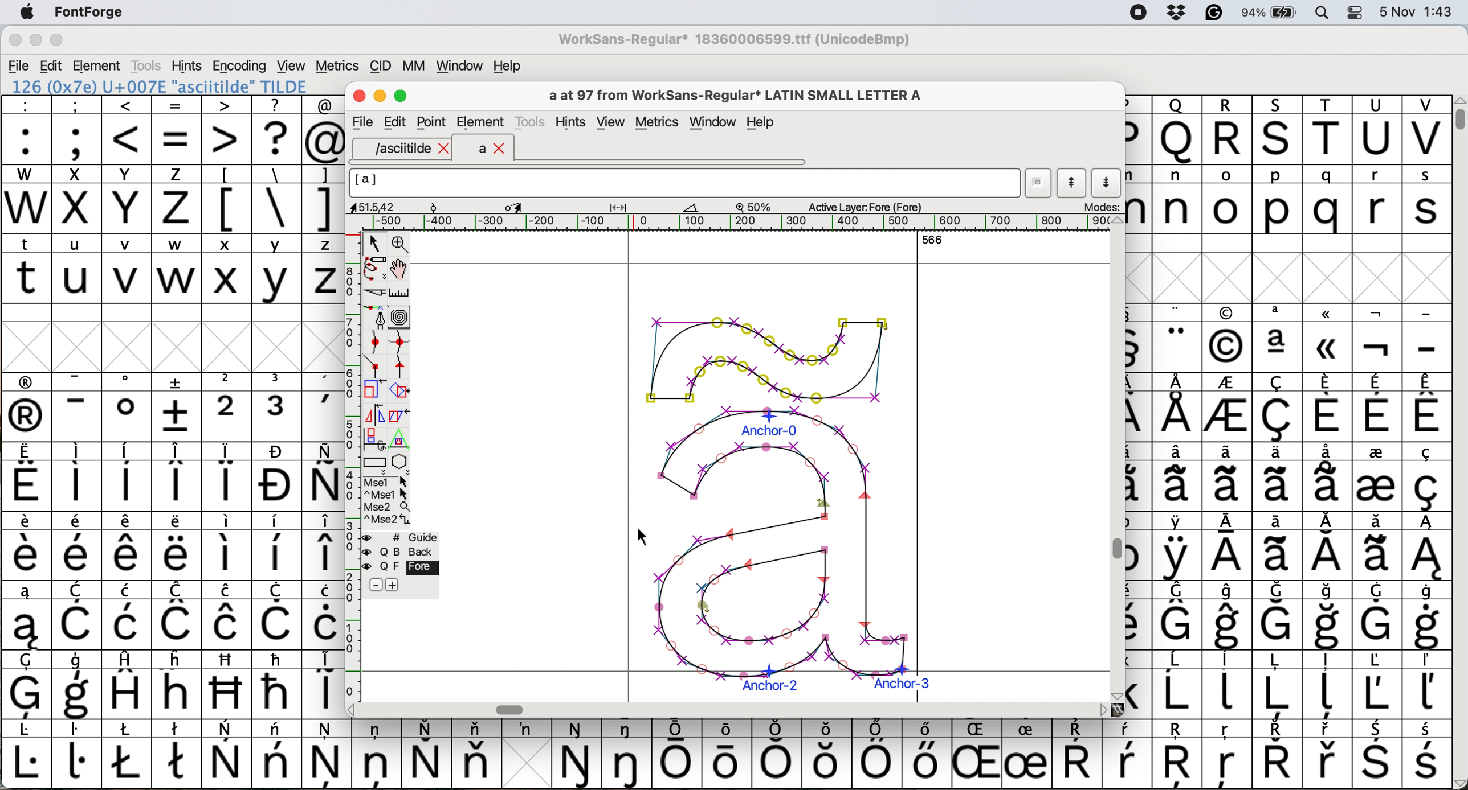  What do you see at coordinates (377, 752) in the screenshot?
I see `symbol` at bounding box center [377, 752].